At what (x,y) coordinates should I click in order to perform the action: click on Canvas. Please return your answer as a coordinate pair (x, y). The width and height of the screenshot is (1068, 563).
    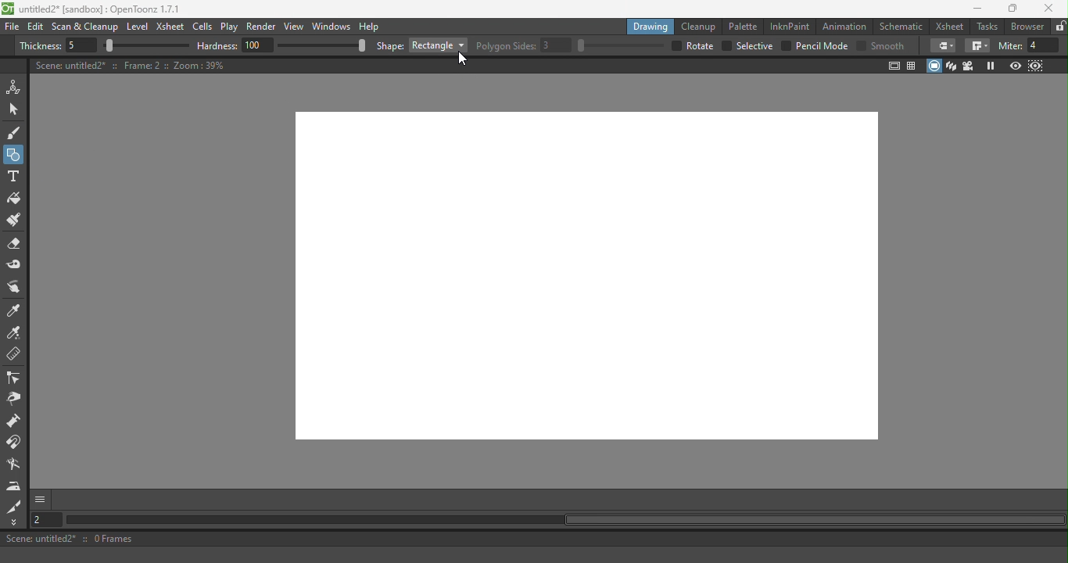
    Looking at the image, I should click on (572, 271).